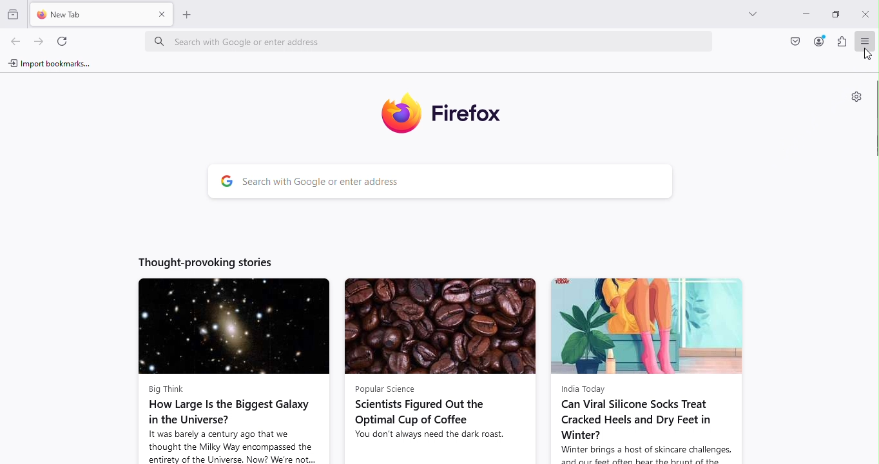  Describe the element at coordinates (796, 41) in the screenshot. I see `Save to pocket` at that location.